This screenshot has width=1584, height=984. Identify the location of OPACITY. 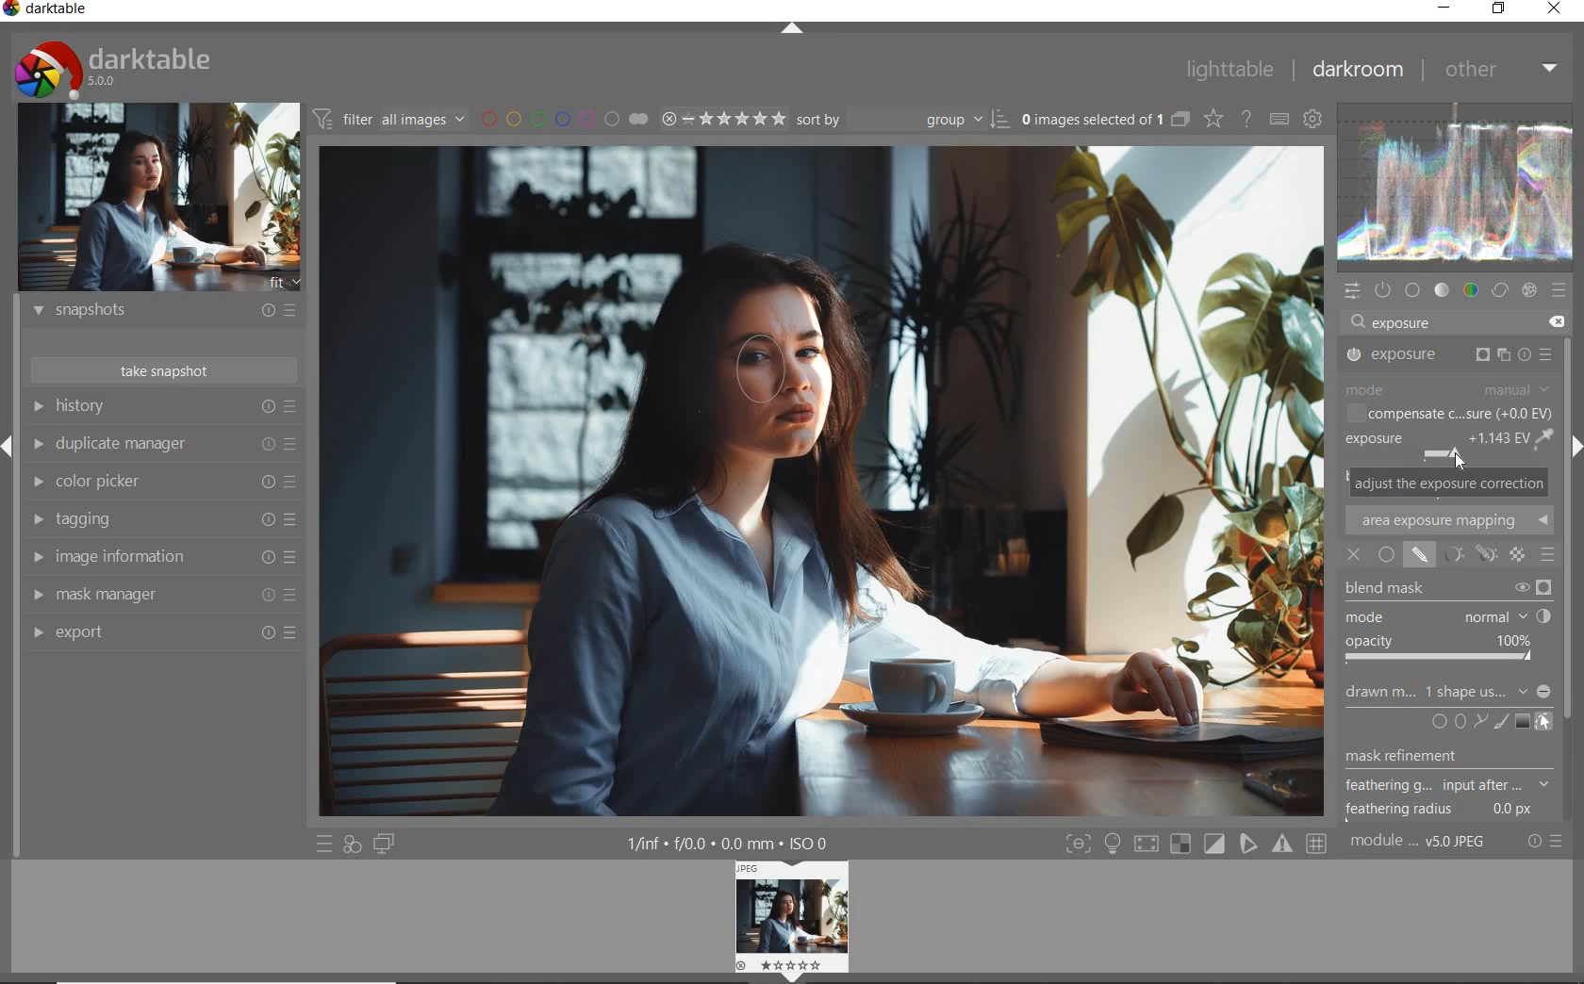
(1444, 650).